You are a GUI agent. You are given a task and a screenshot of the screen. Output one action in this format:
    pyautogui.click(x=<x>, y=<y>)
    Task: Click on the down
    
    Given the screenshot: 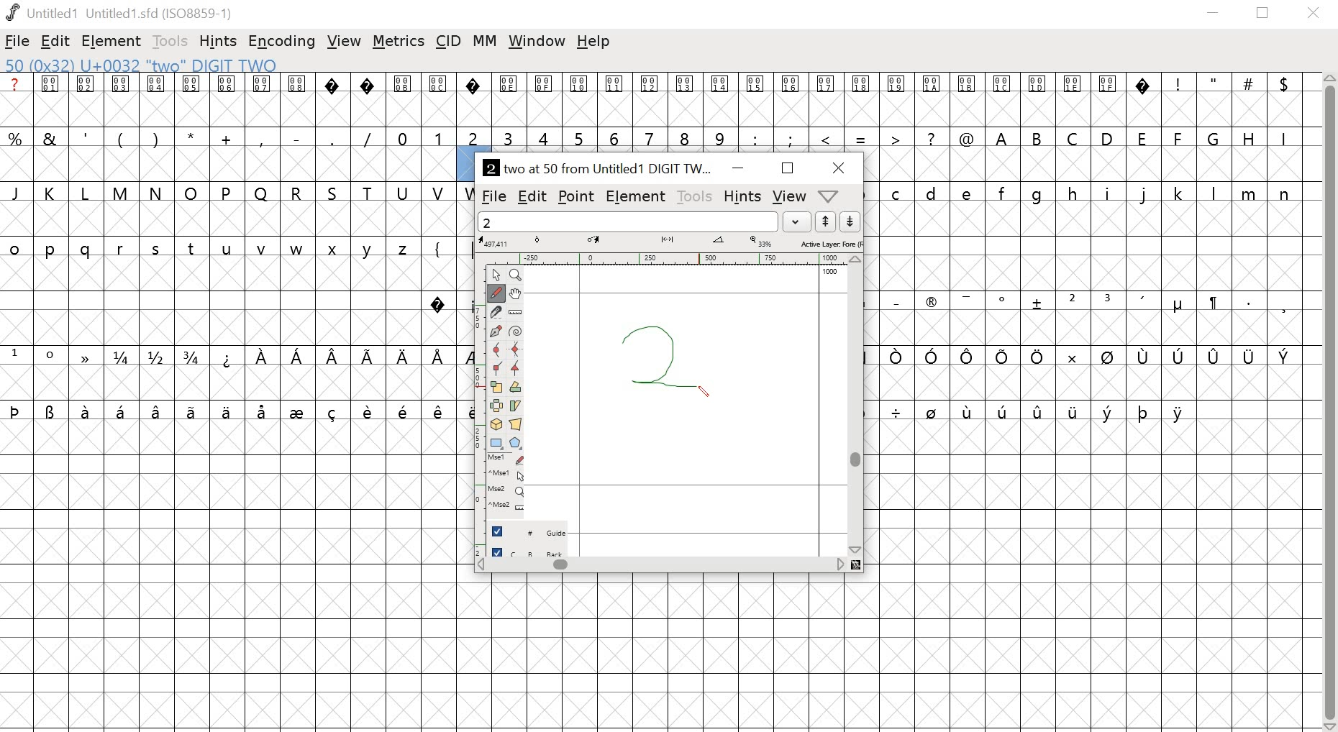 What is the action you would take?
    pyautogui.click(x=850, y=222)
    